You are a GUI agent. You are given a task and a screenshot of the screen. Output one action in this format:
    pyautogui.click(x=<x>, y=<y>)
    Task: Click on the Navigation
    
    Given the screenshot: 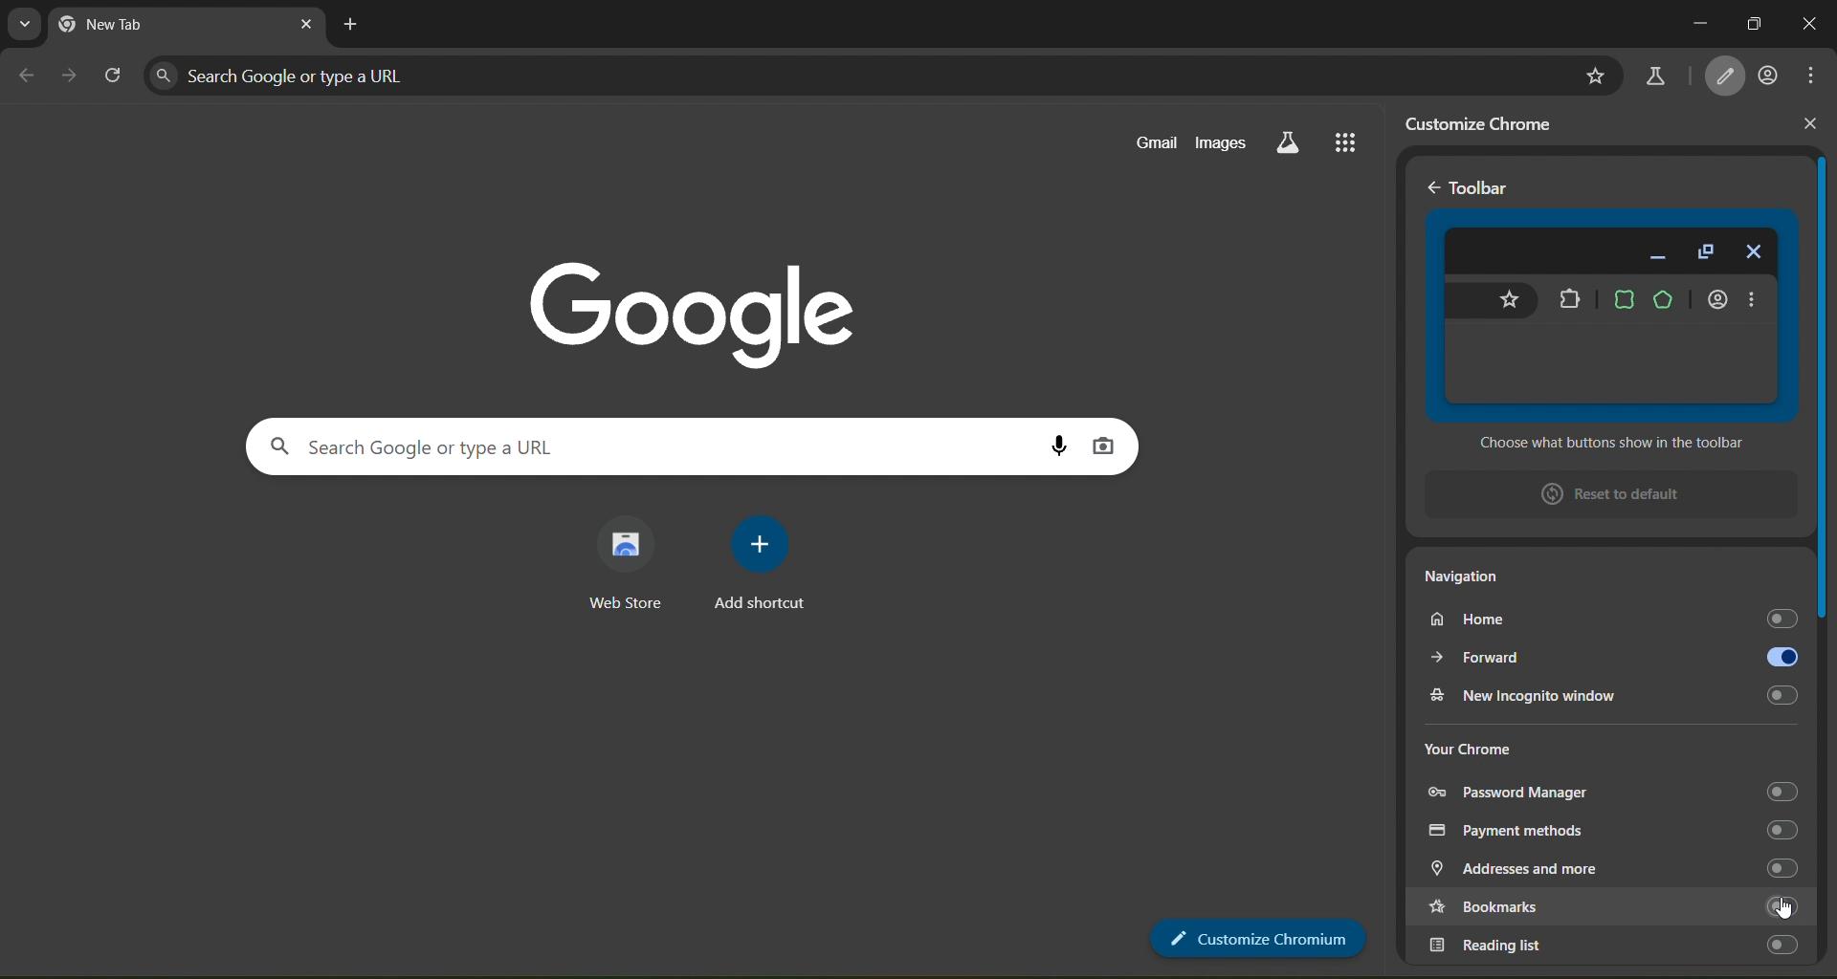 What is the action you would take?
    pyautogui.click(x=1470, y=579)
    